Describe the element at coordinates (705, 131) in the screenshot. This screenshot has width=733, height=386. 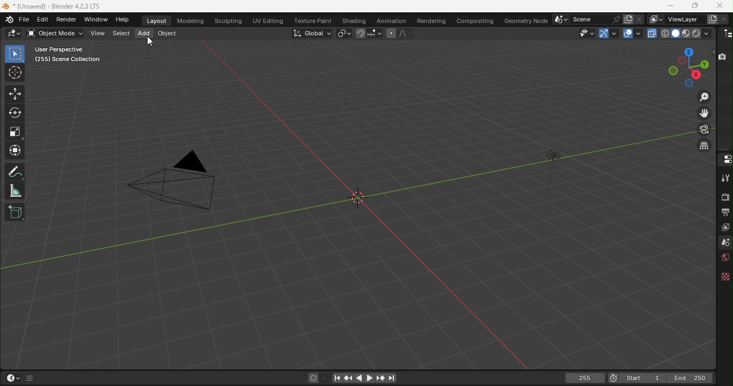
I see `Toggle the camera view` at that location.